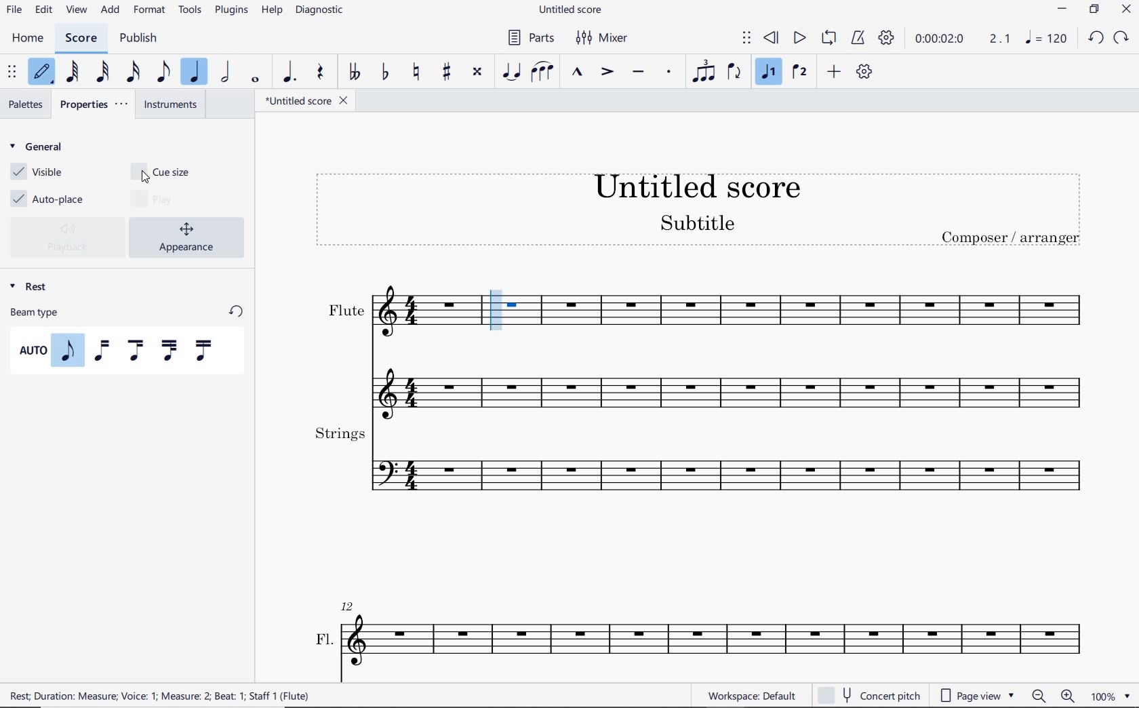 The width and height of the screenshot is (1139, 708). Describe the element at coordinates (26, 103) in the screenshot. I see `PALETTES` at that location.